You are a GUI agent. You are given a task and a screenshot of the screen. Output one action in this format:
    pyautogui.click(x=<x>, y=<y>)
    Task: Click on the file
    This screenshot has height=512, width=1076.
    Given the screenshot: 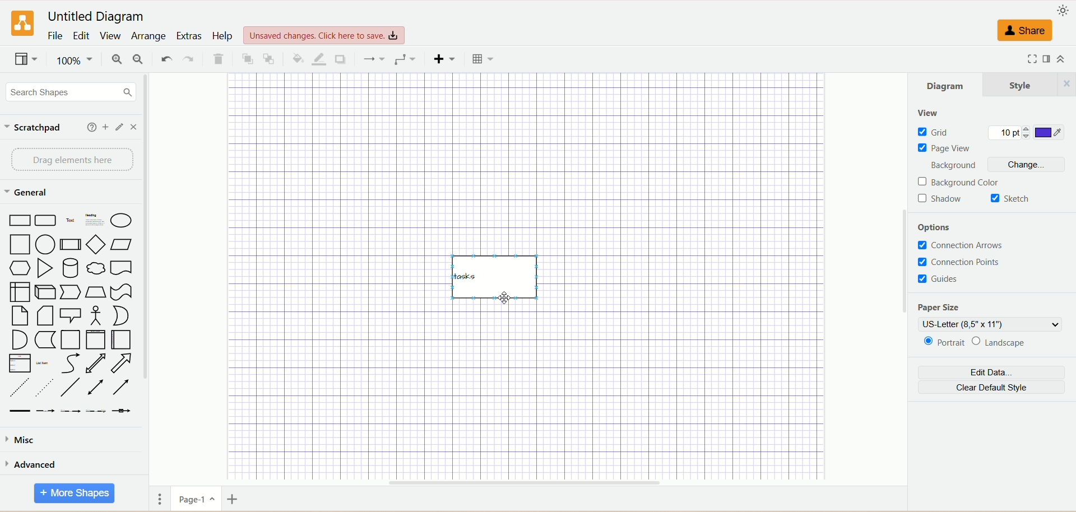 What is the action you would take?
    pyautogui.click(x=57, y=35)
    